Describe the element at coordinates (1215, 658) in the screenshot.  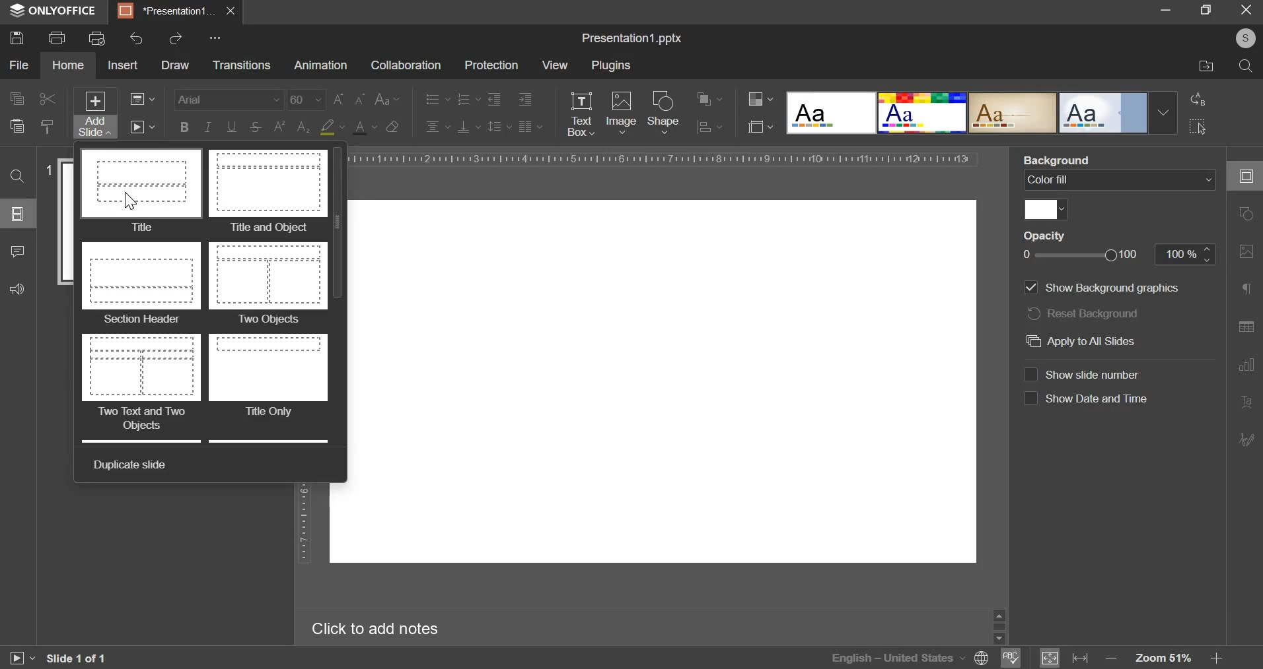
I see `zoom in` at that location.